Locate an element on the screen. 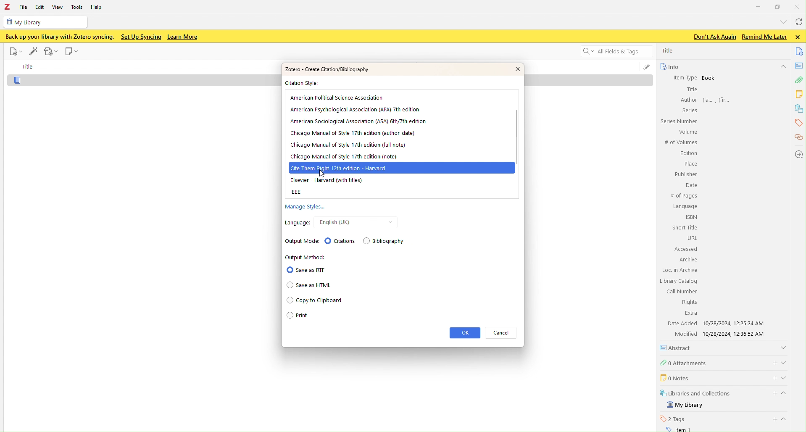 The height and width of the screenshot is (432, 806). ok is located at coordinates (465, 333).